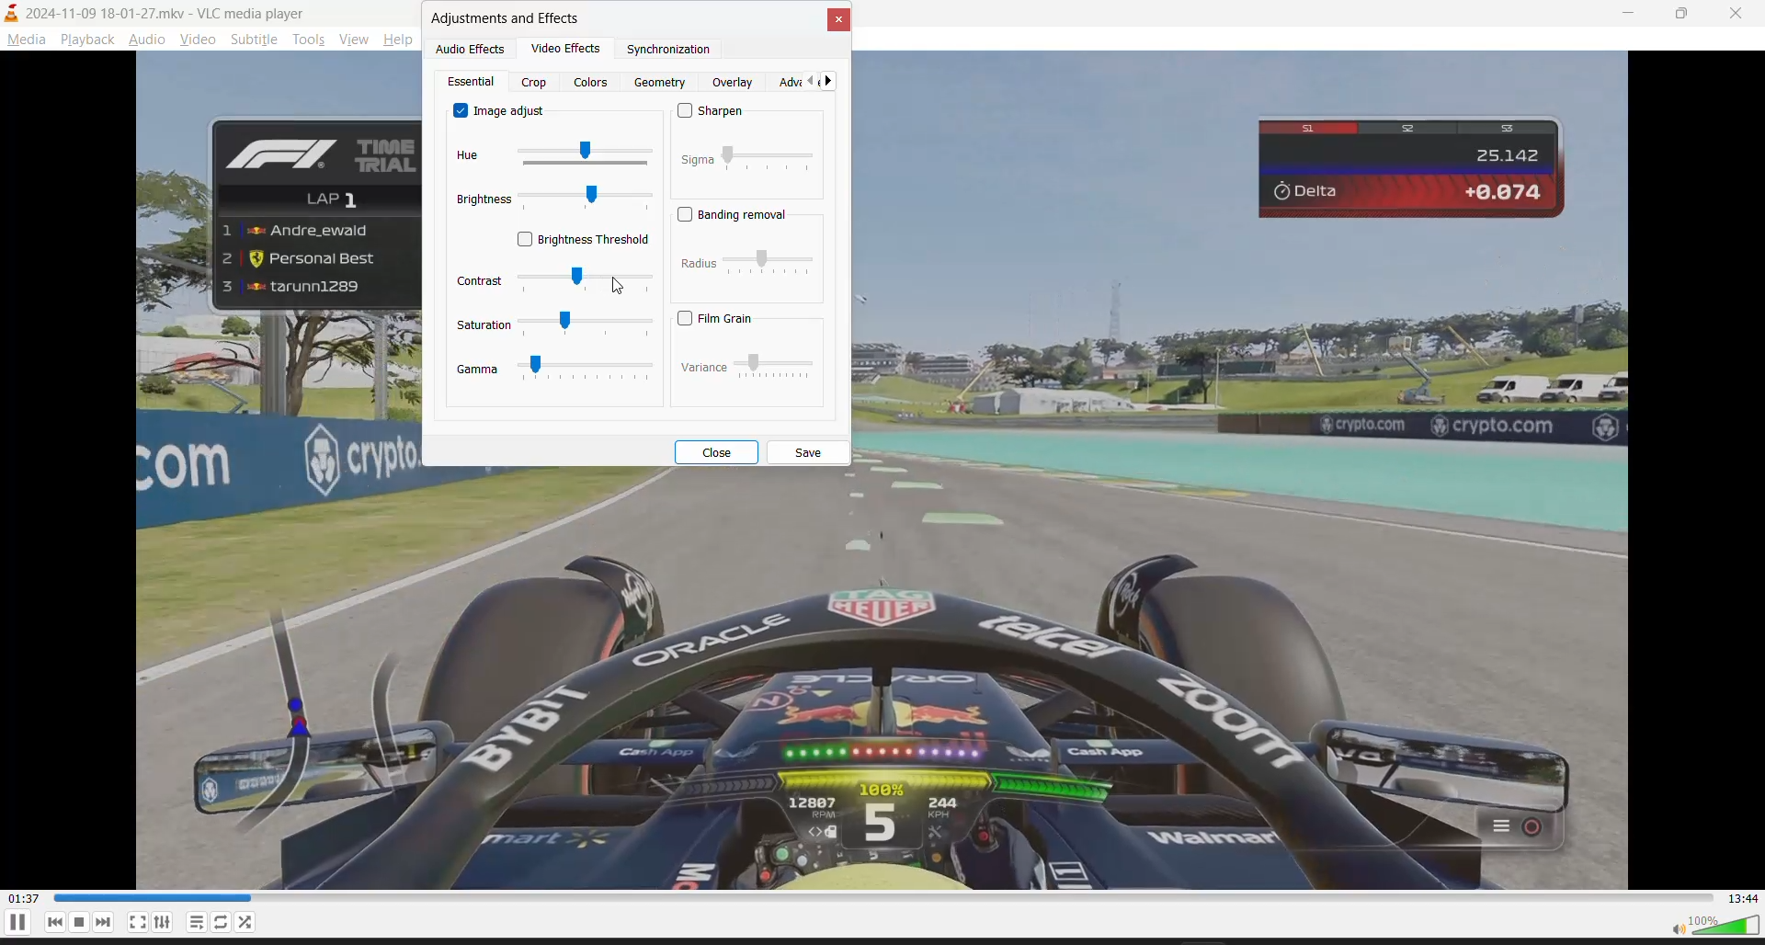 Image resolution: width=1765 pixels, height=945 pixels. What do you see at coordinates (1623, 14) in the screenshot?
I see `minimize` at bounding box center [1623, 14].